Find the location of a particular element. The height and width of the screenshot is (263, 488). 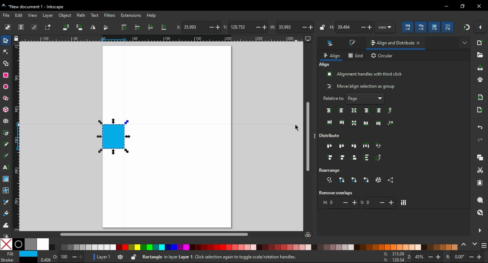

units is located at coordinates (385, 27).